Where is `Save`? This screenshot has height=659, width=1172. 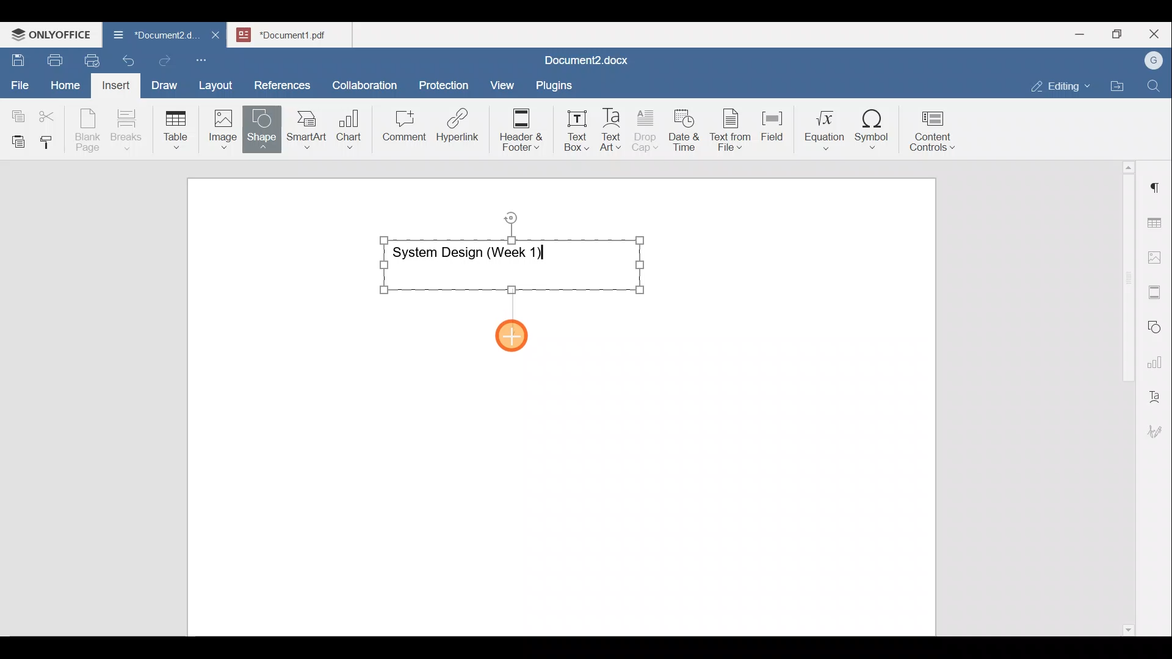
Save is located at coordinates (17, 57).